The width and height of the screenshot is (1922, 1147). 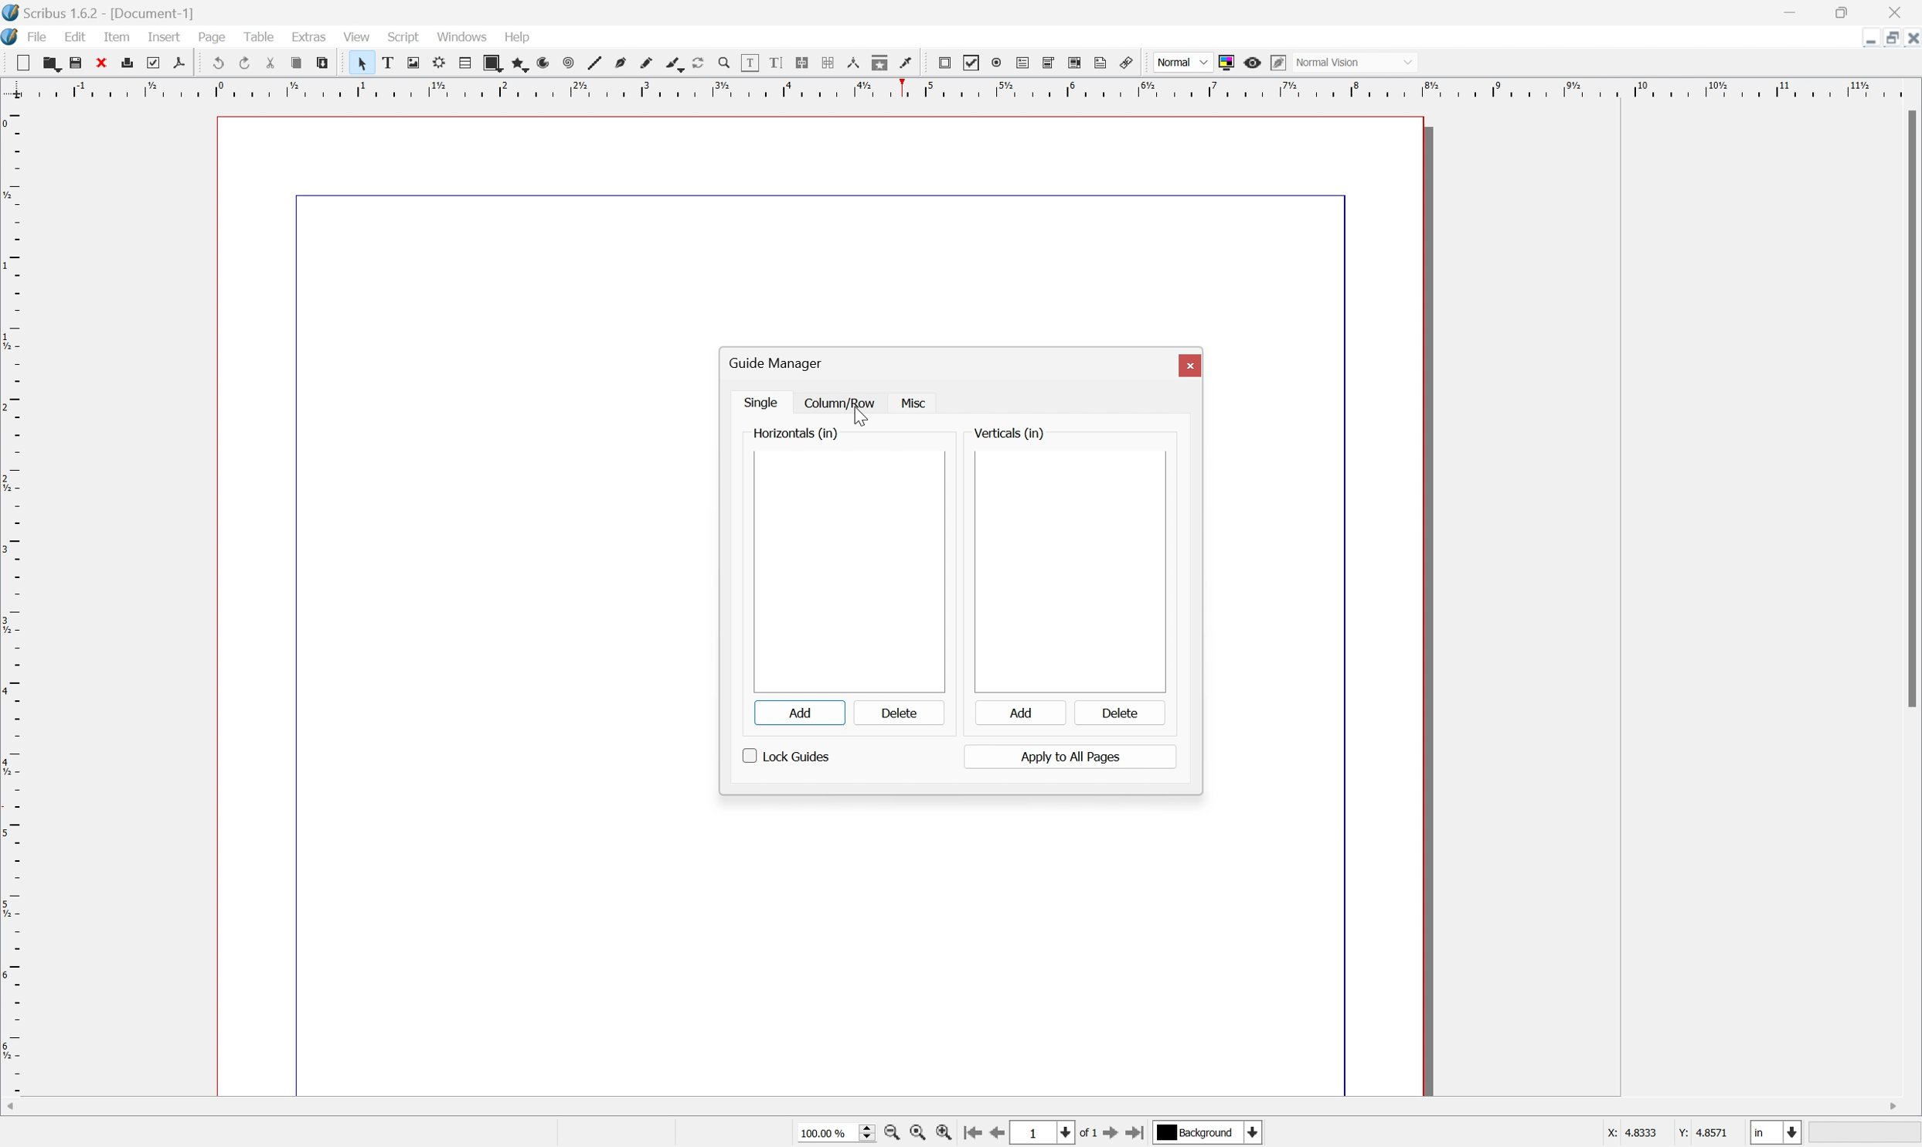 I want to click on go to previous page, so click(x=996, y=1135).